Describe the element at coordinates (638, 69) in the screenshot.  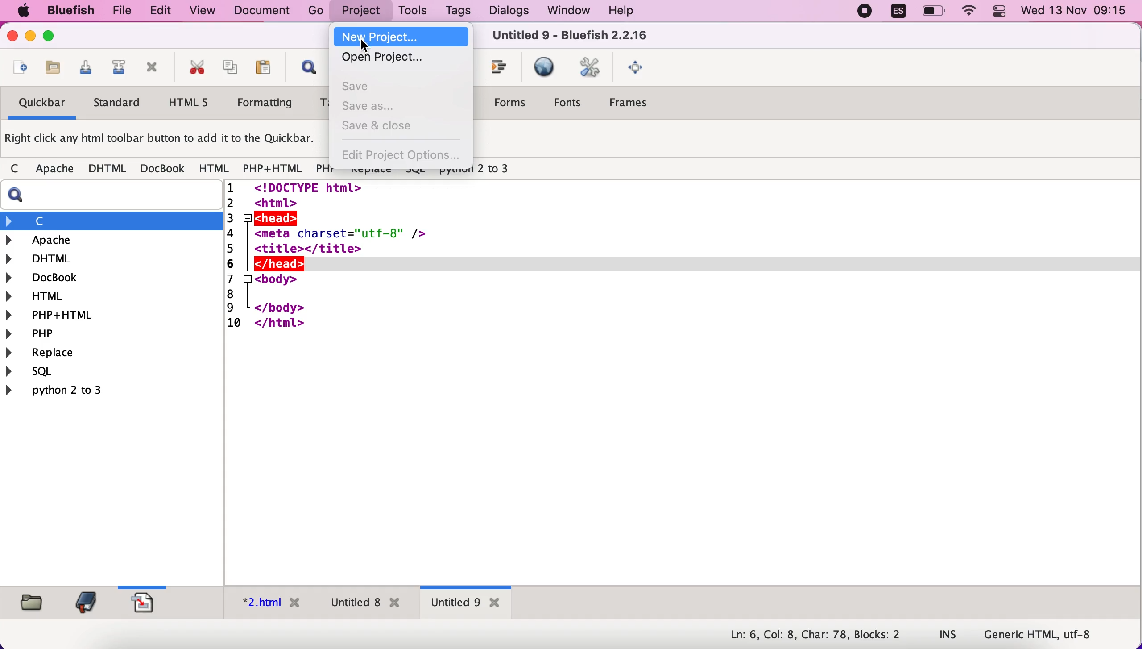
I see `full screen` at that location.